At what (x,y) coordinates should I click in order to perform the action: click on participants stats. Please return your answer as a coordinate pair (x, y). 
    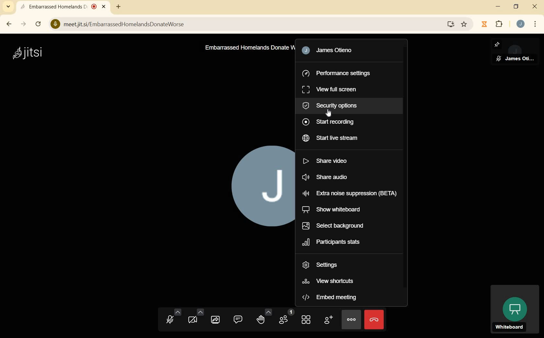
    Looking at the image, I should click on (332, 242).